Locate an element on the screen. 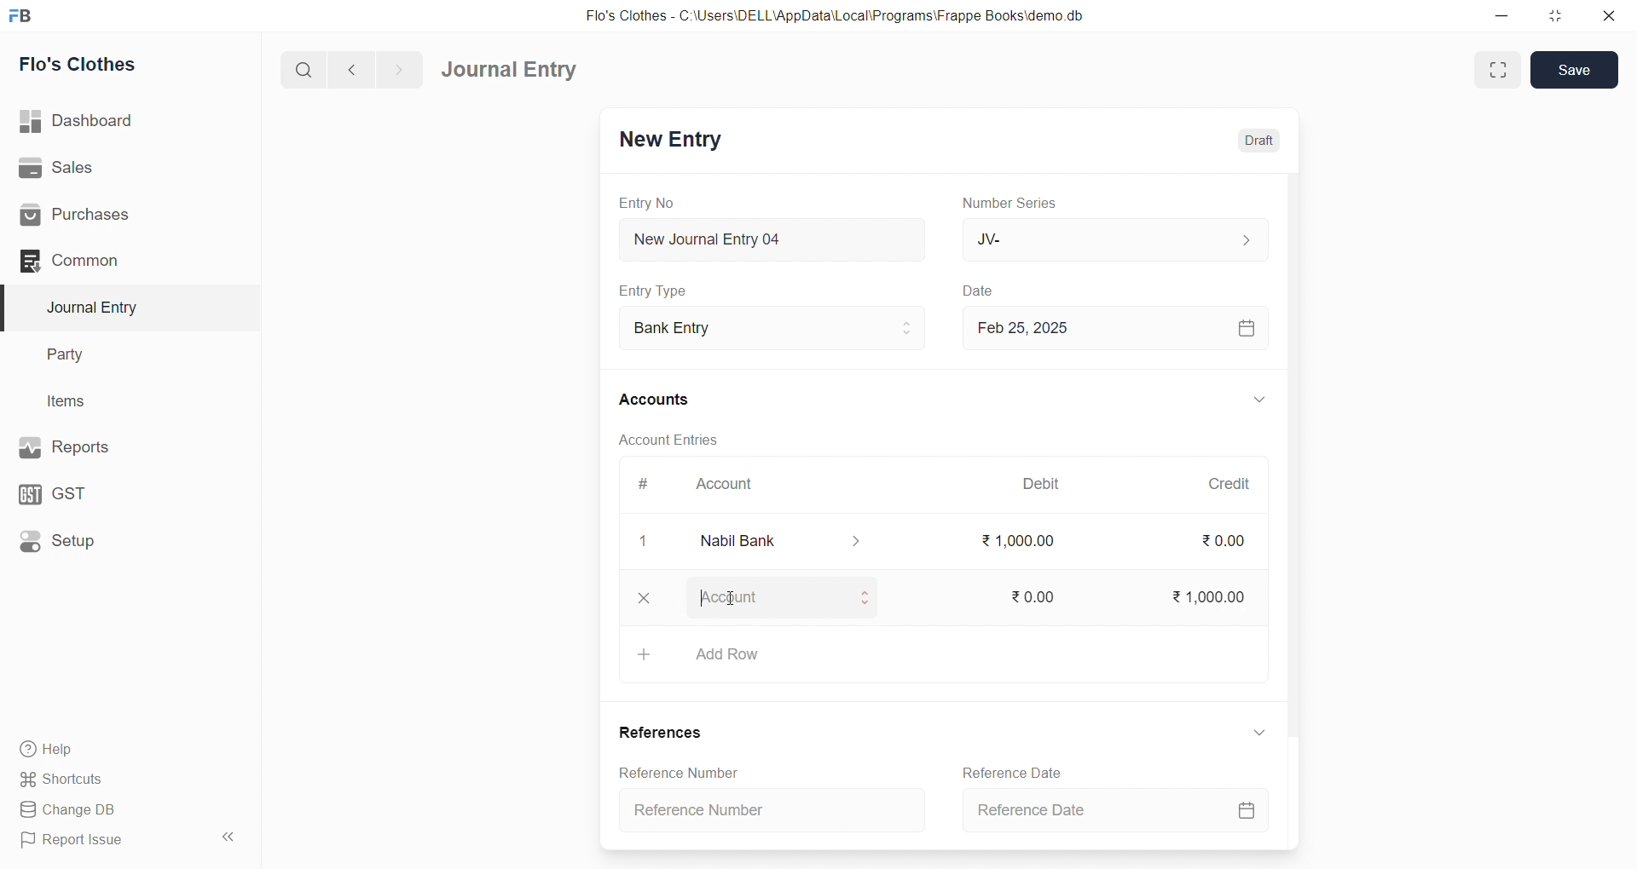 This screenshot has height=869, width=1637. Purchases is located at coordinates (122, 216).